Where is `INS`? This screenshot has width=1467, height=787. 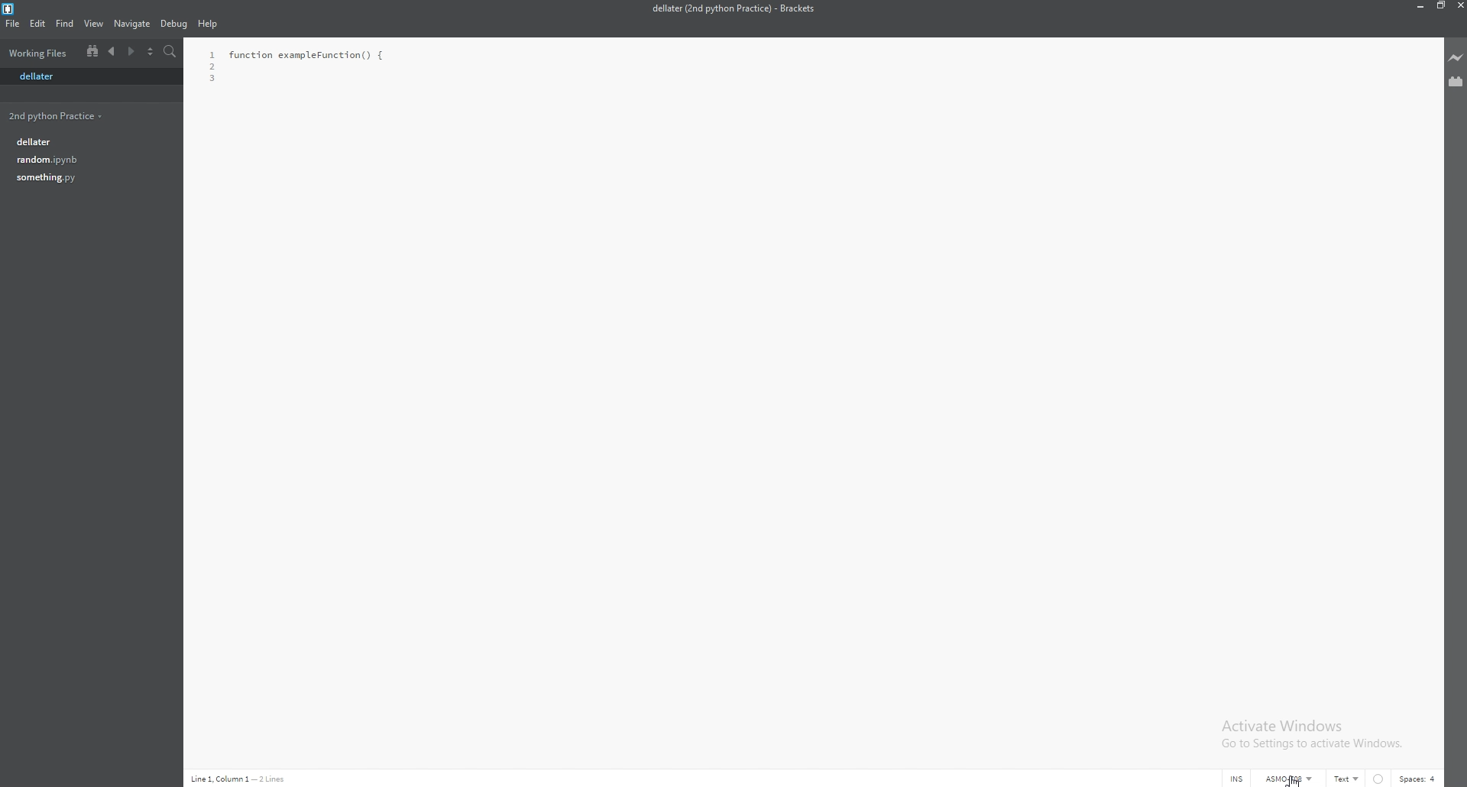
INS is located at coordinates (1236, 779).